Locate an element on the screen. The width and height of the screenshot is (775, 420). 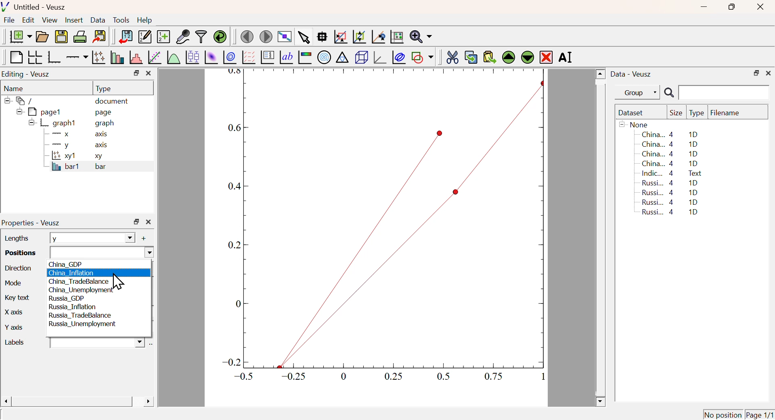
Dropdown is located at coordinates (92, 342).